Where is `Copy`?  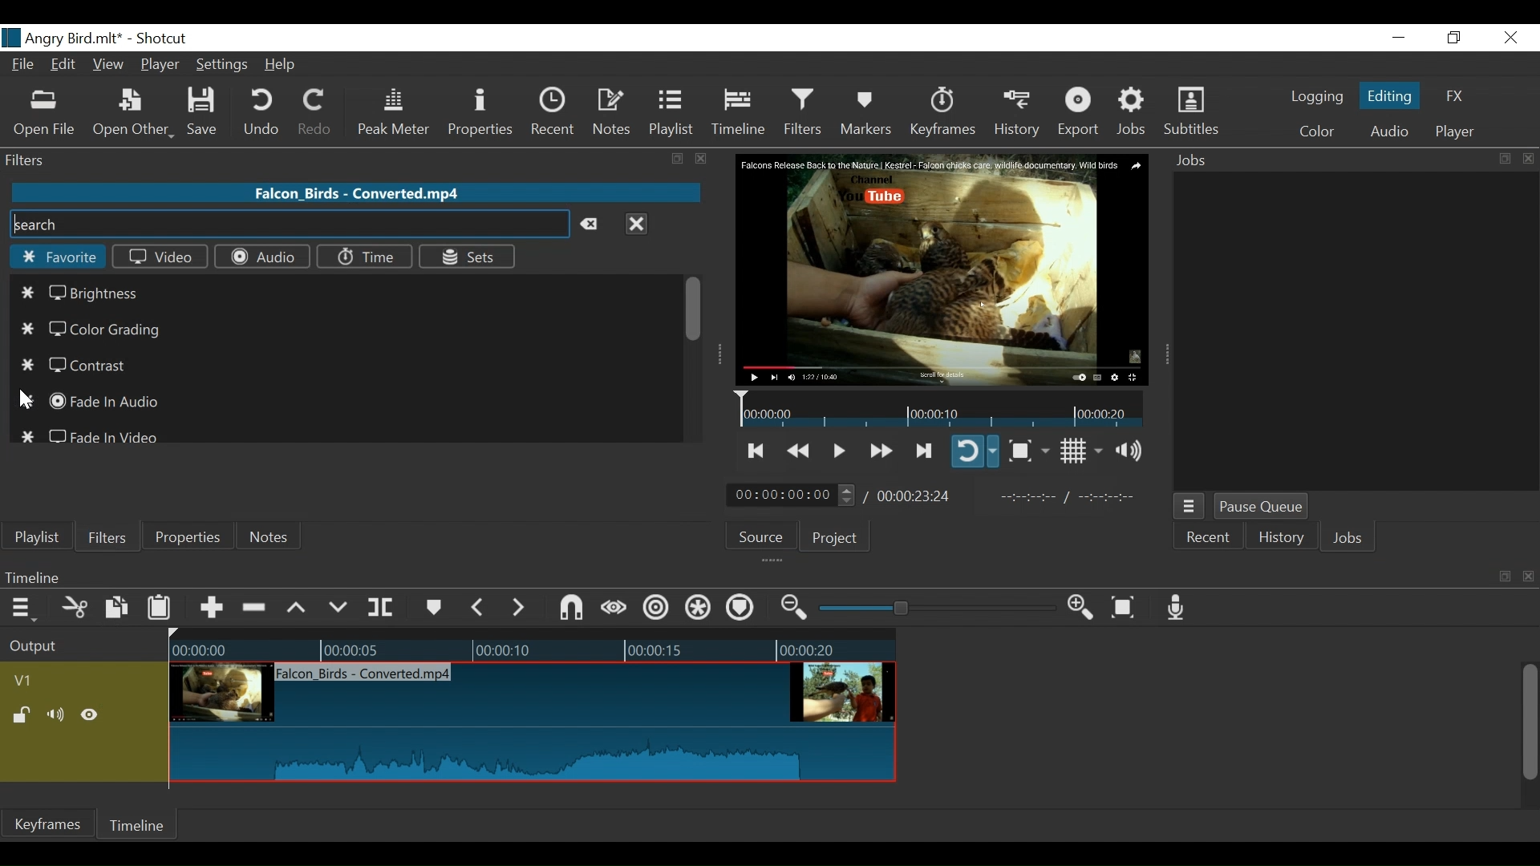 Copy is located at coordinates (119, 610).